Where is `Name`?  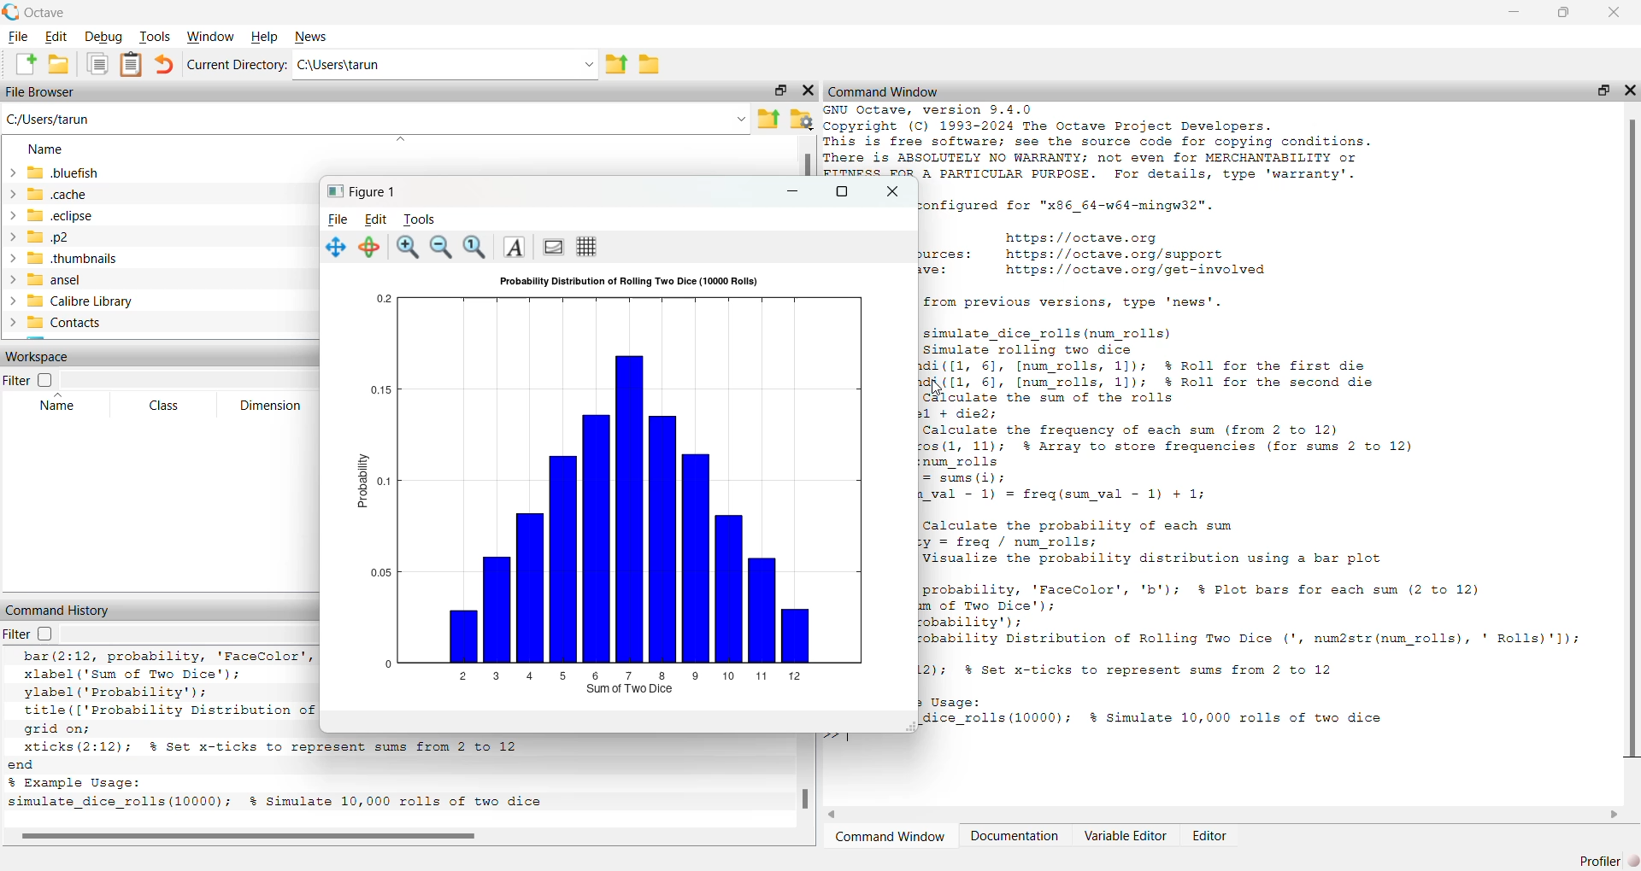
Name is located at coordinates (60, 405).